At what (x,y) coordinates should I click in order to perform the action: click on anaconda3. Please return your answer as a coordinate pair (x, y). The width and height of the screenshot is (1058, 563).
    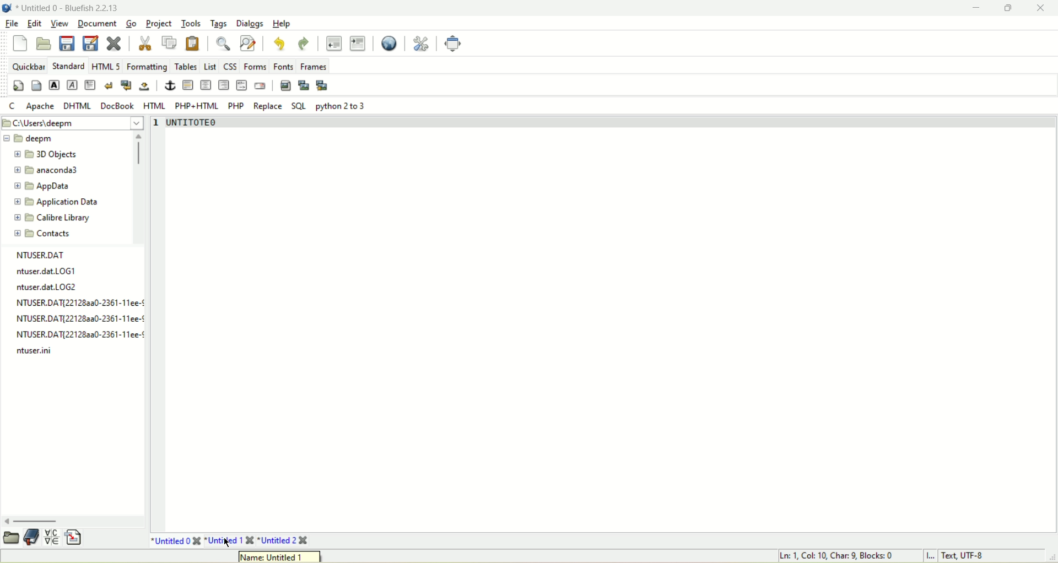
    Looking at the image, I should click on (46, 169).